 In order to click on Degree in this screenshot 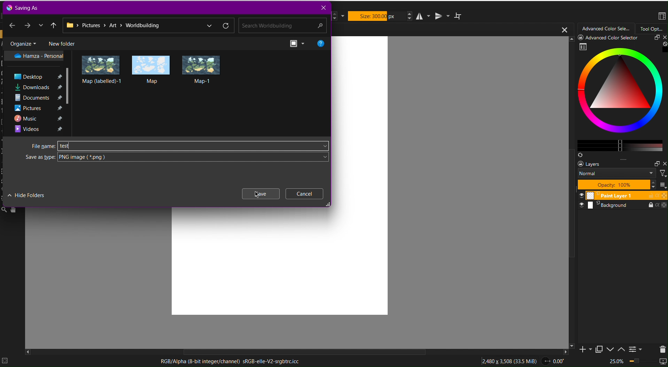, I will do `click(556, 360)`.